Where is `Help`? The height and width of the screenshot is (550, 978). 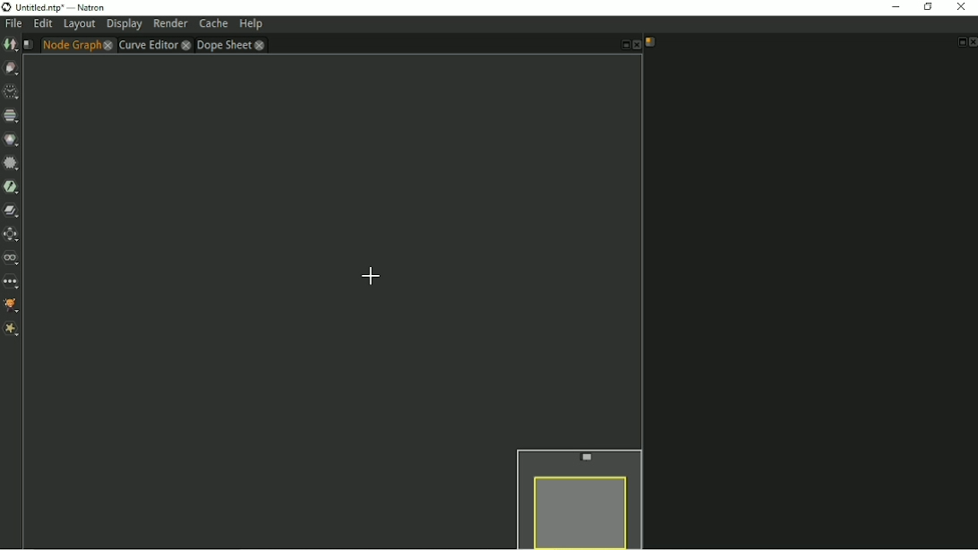 Help is located at coordinates (250, 24).